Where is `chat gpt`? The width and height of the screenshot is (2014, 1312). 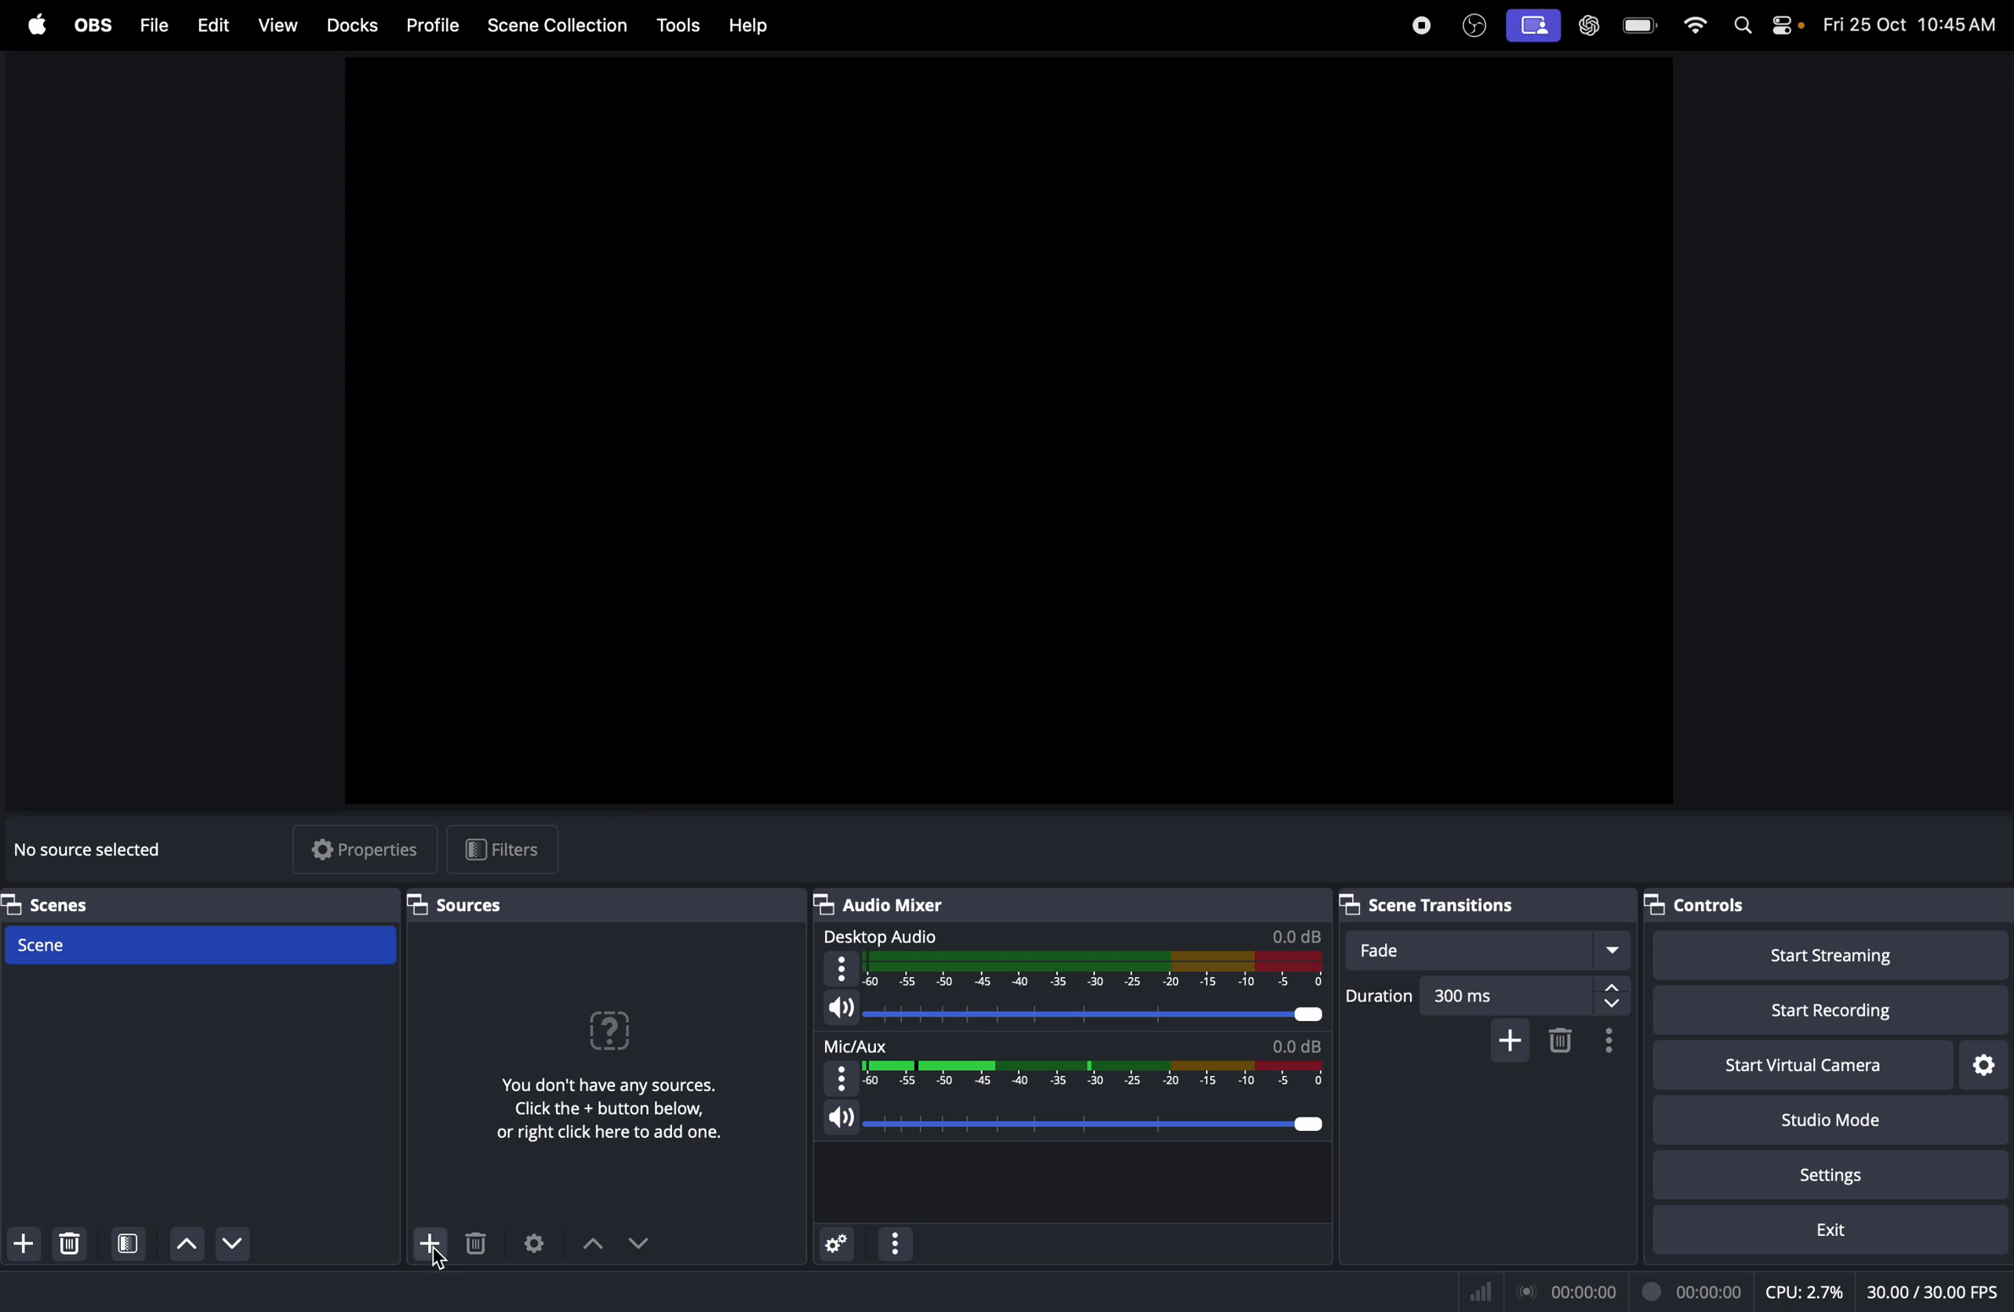
chat gpt is located at coordinates (1588, 27).